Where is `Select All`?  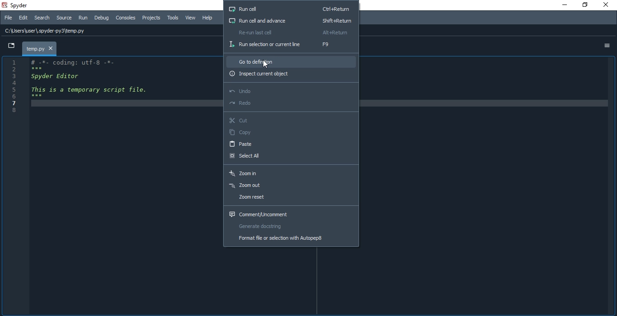 Select All is located at coordinates (291, 157).